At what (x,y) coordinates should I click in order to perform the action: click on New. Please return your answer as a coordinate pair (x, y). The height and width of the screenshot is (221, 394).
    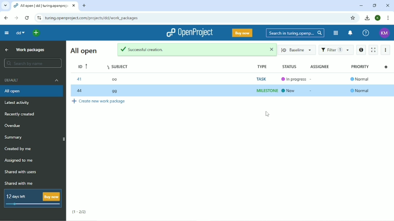
    Looking at the image, I should click on (291, 91).